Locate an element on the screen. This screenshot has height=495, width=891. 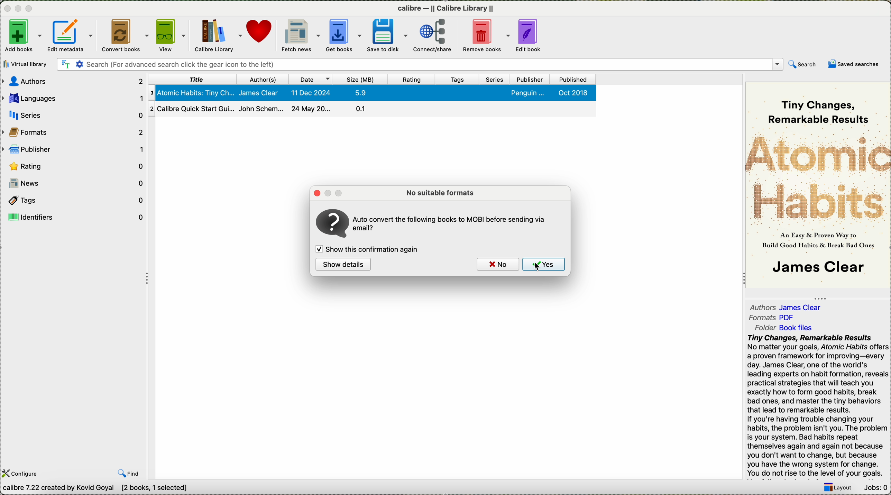
authors is located at coordinates (788, 306).